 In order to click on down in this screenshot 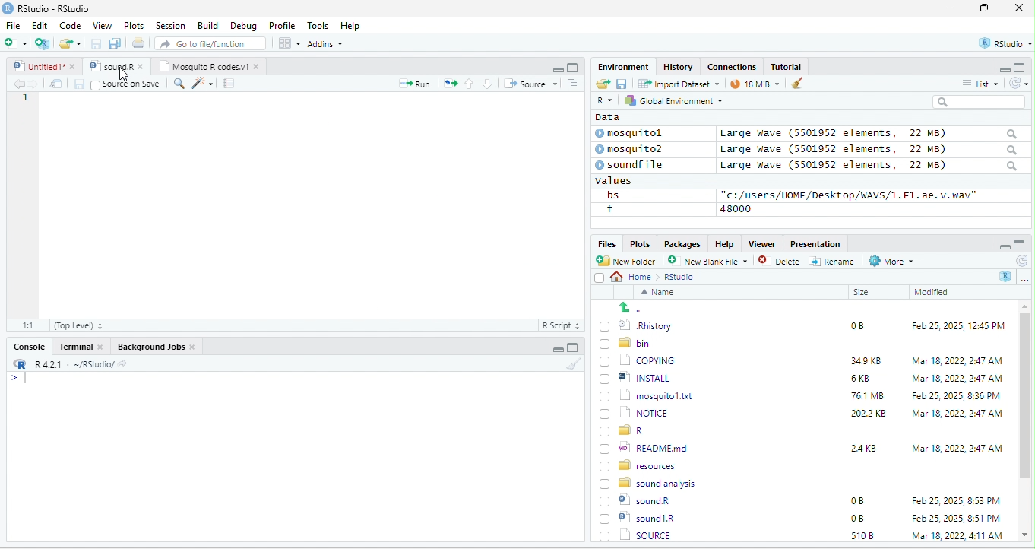, I will do `click(488, 83)`.